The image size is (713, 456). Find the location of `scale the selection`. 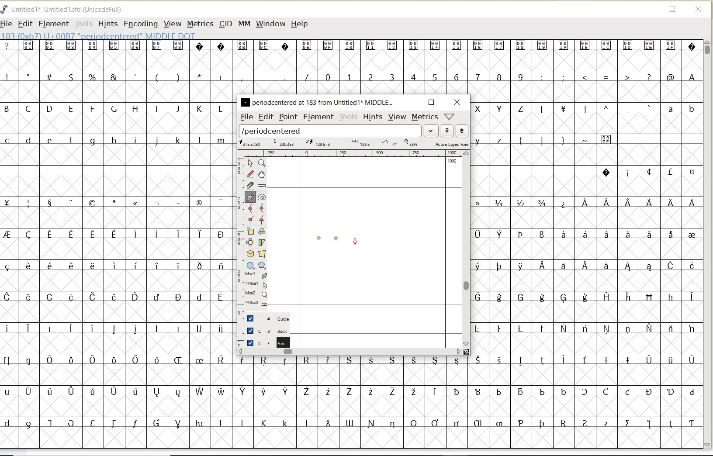

scale the selection is located at coordinates (249, 231).